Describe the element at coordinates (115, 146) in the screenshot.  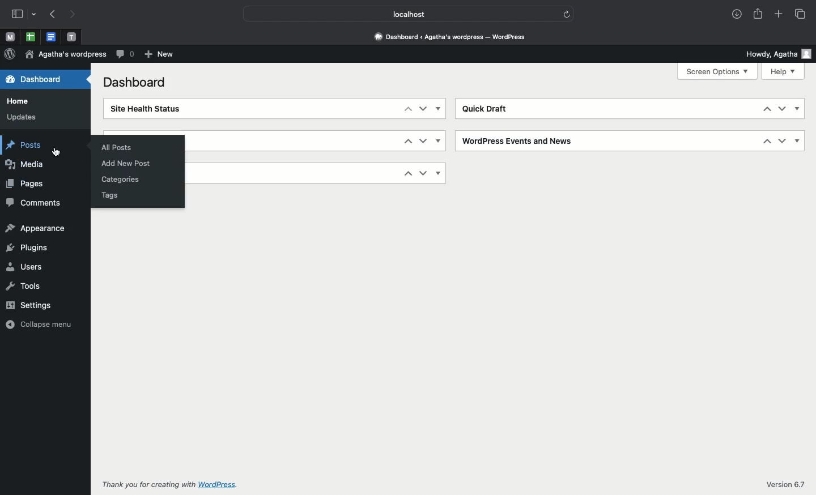
I see `All post` at that location.